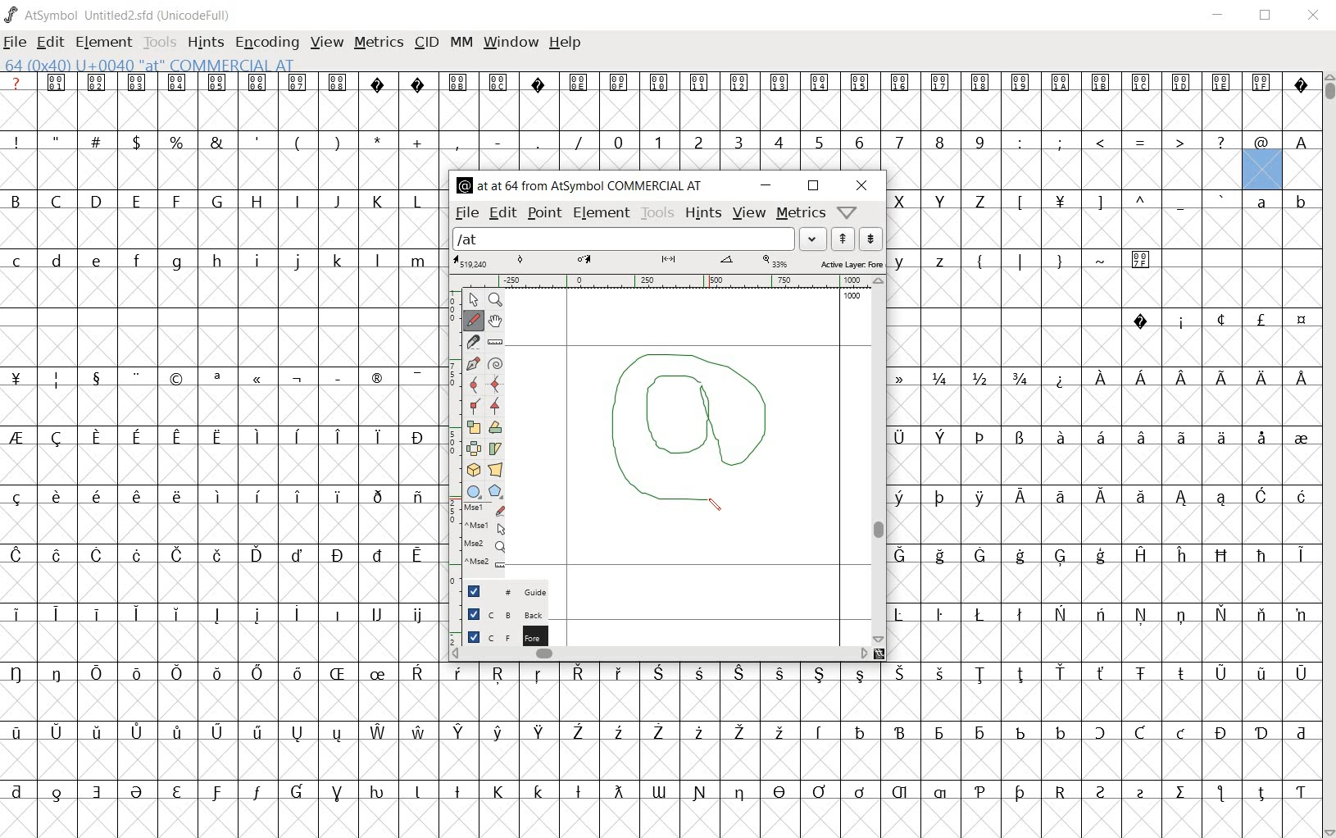 The height and width of the screenshot is (838, 1336). What do you see at coordinates (815, 239) in the screenshot?
I see `load word list dropdown` at bounding box center [815, 239].